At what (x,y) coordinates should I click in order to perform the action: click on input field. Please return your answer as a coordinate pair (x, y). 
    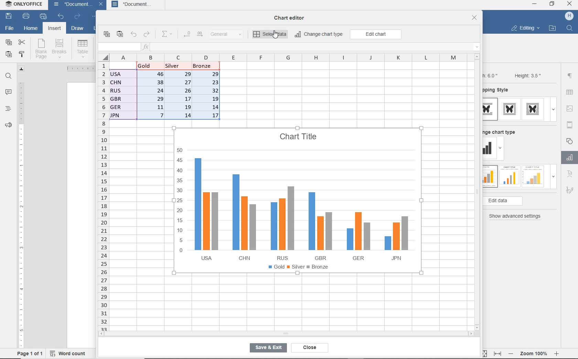
    Looking at the image, I should click on (118, 47).